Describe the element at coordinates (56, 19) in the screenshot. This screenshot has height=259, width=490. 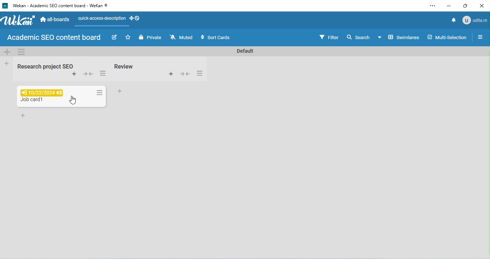
I see `all boards` at that location.